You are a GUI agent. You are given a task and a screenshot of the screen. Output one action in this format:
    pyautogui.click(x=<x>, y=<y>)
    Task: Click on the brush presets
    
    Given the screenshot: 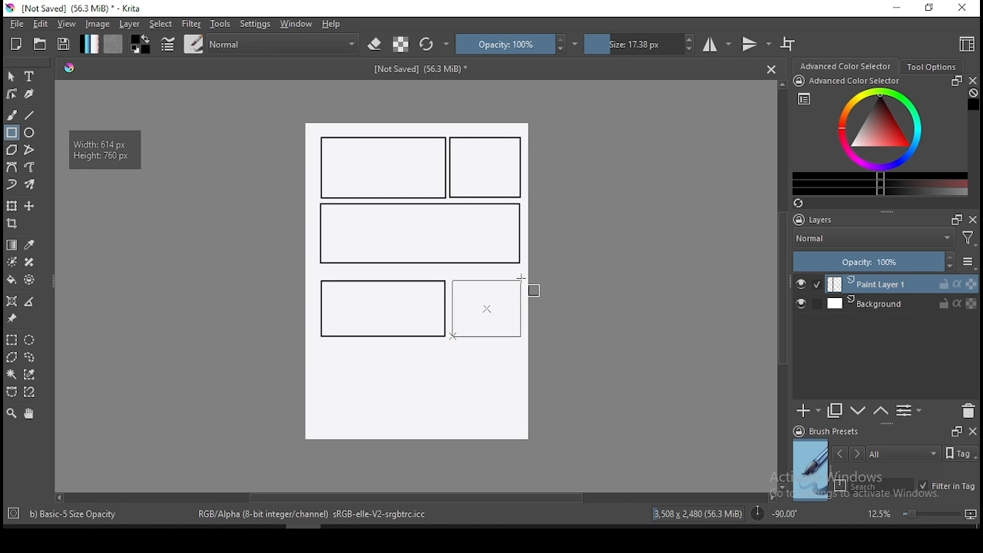 What is the action you would take?
    pyautogui.click(x=831, y=432)
    